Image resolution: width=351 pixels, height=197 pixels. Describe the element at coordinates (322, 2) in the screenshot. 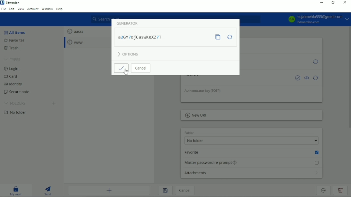

I see `Minimize` at that location.